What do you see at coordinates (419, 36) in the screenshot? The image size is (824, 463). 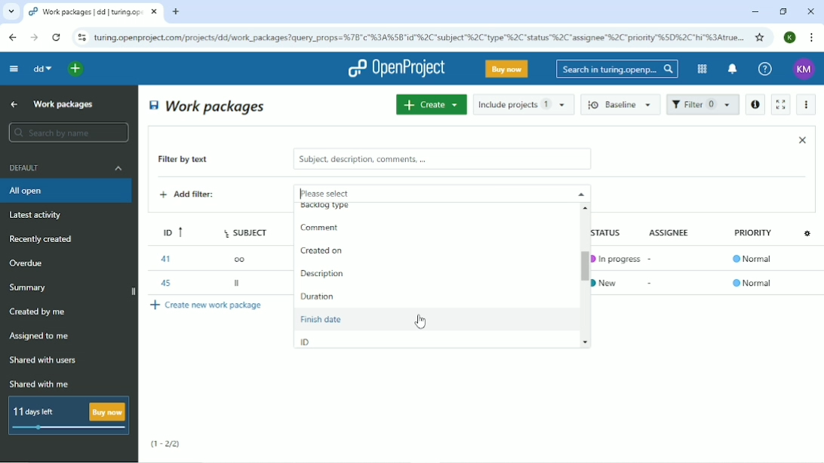 I see `Site address` at bounding box center [419, 36].